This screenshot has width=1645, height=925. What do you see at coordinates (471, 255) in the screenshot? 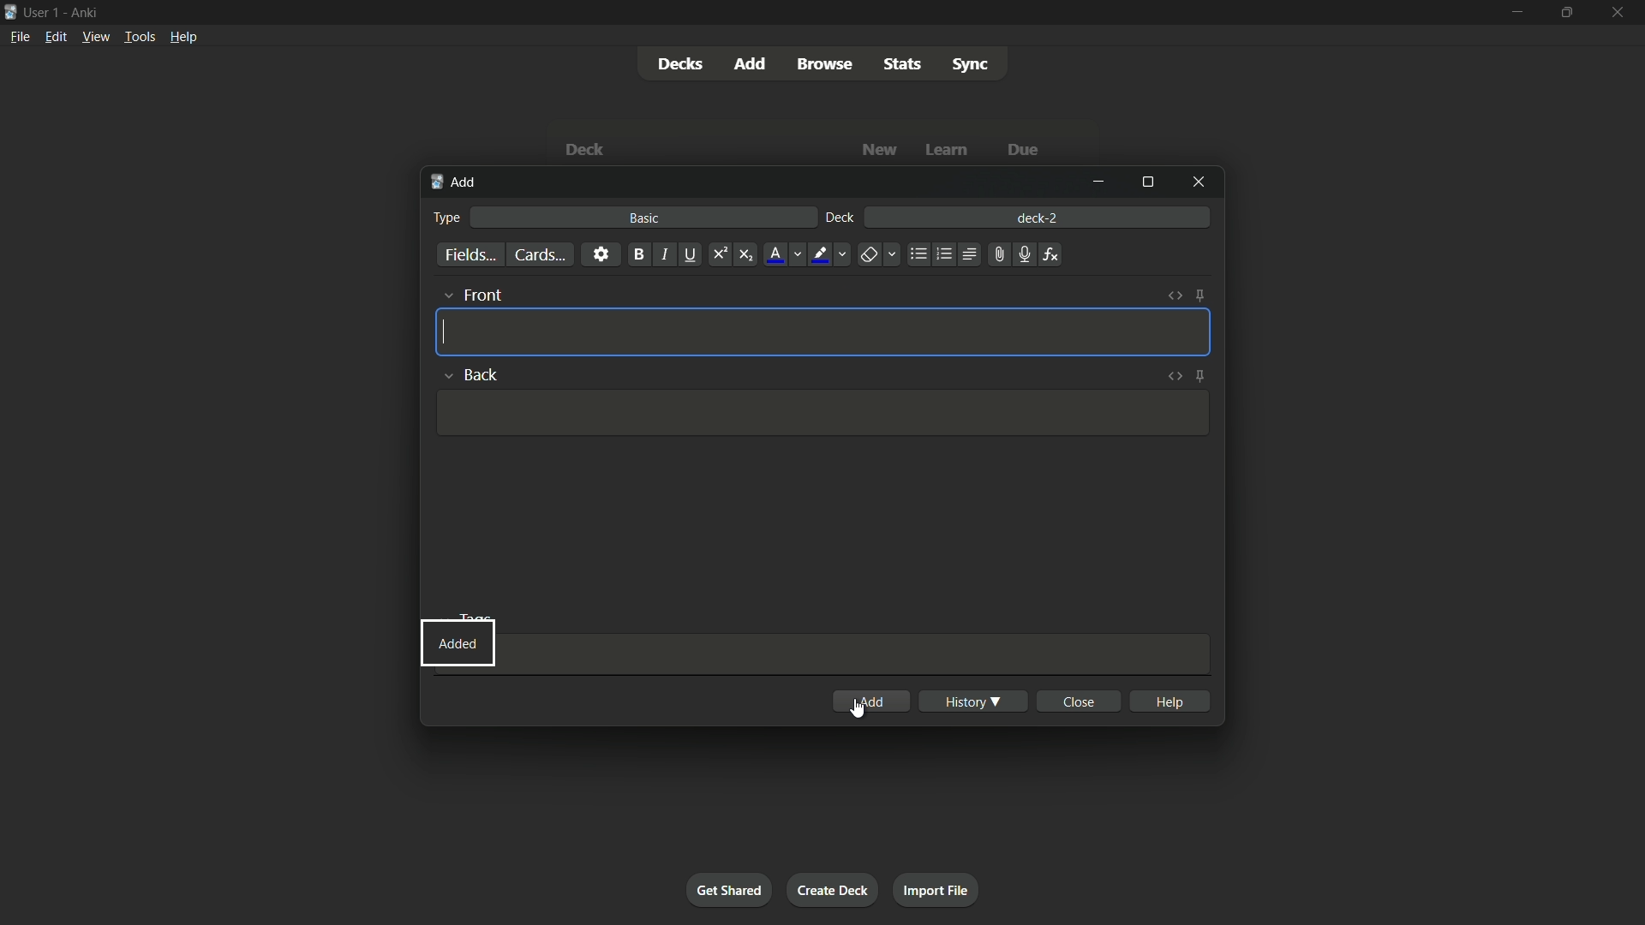
I see `fields` at bounding box center [471, 255].